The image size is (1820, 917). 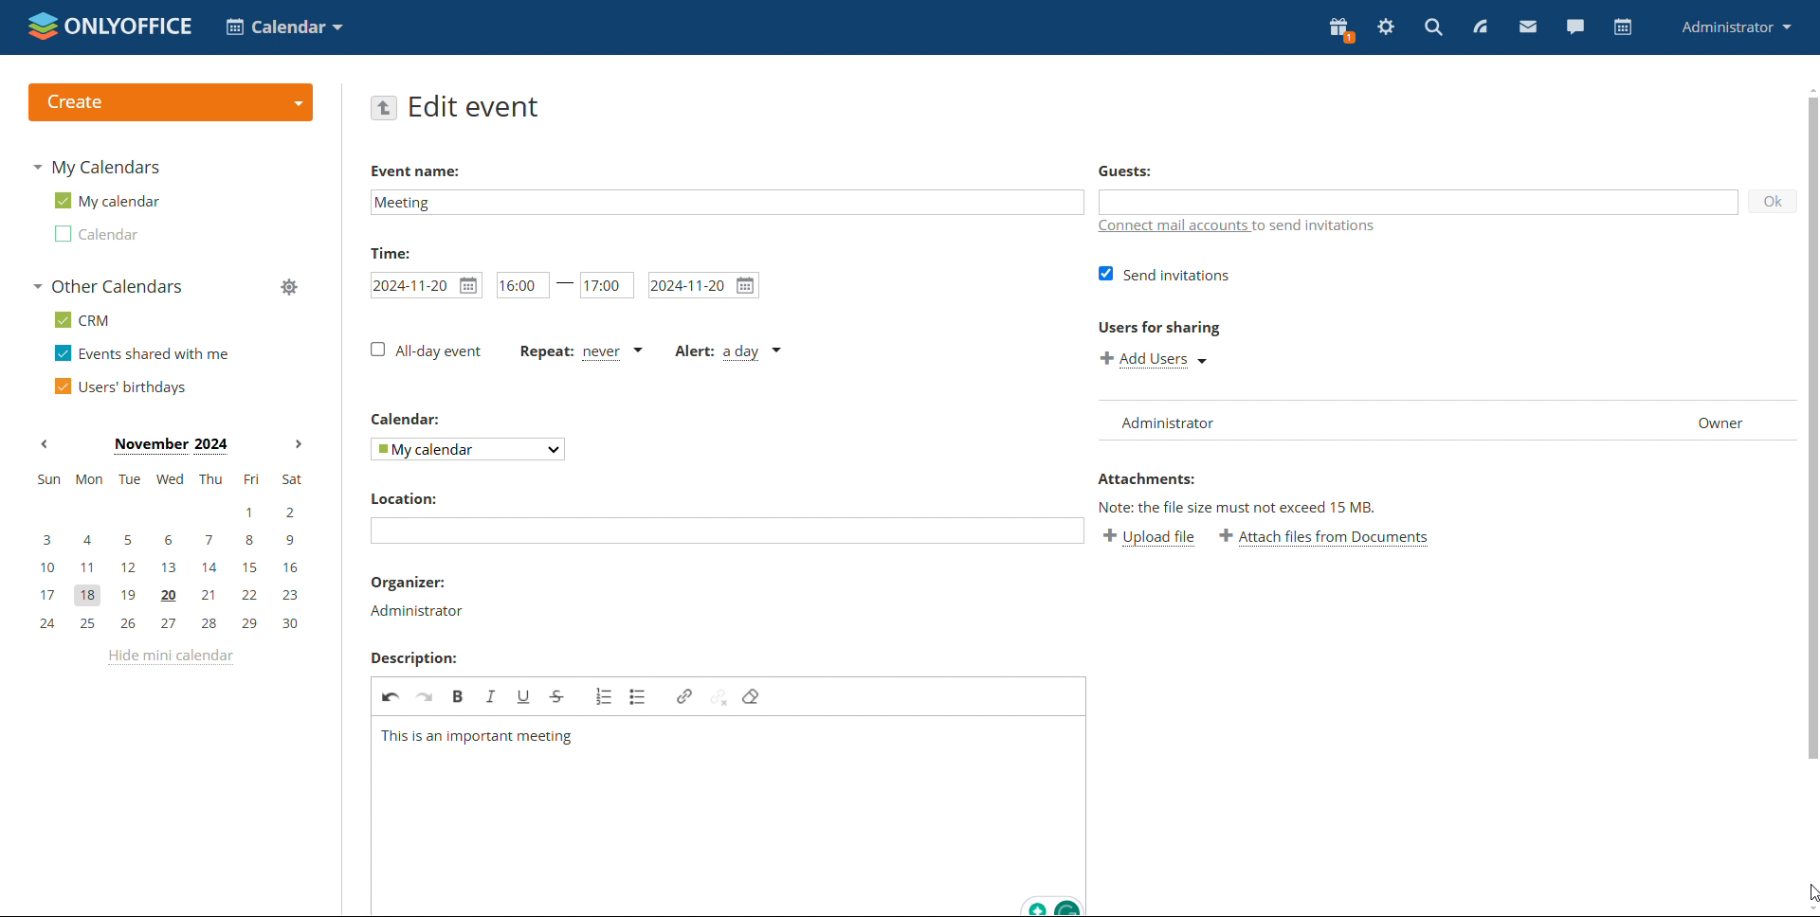 I want to click on events shared with me, so click(x=142, y=352).